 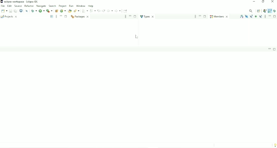 What do you see at coordinates (52, 6) in the screenshot?
I see `Search` at bounding box center [52, 6].